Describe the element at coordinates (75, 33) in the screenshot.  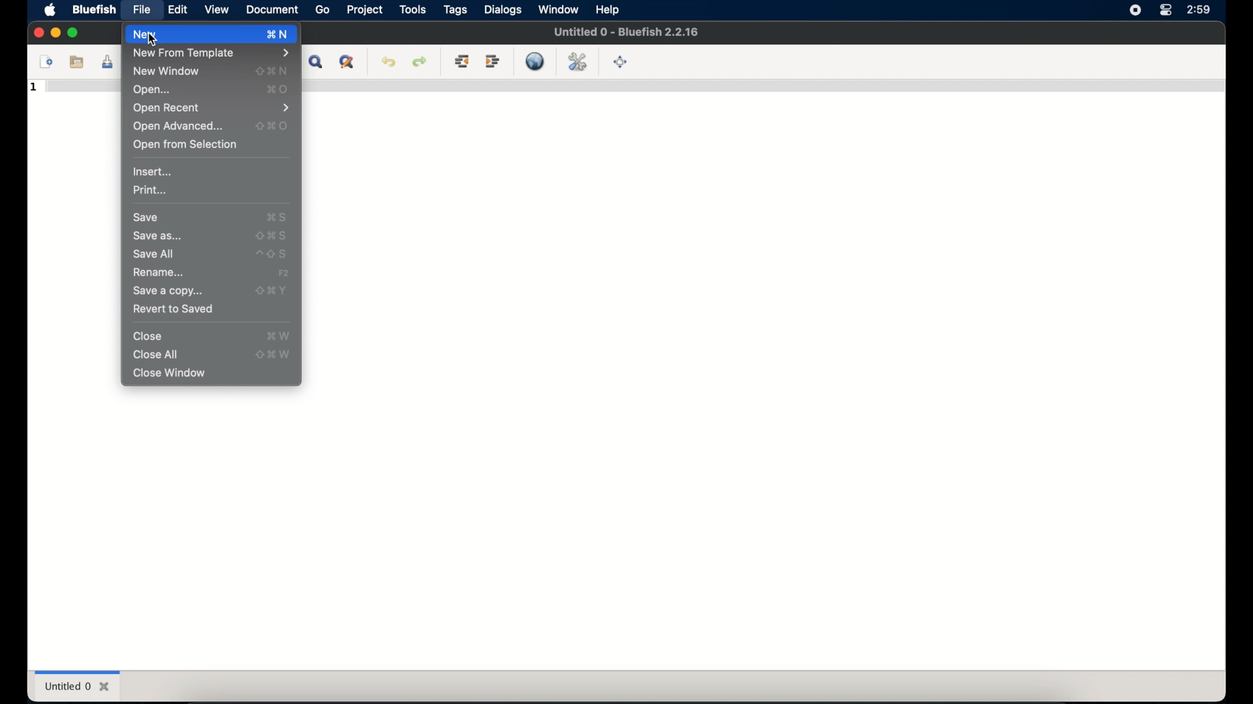
I see `maximize` at that location.